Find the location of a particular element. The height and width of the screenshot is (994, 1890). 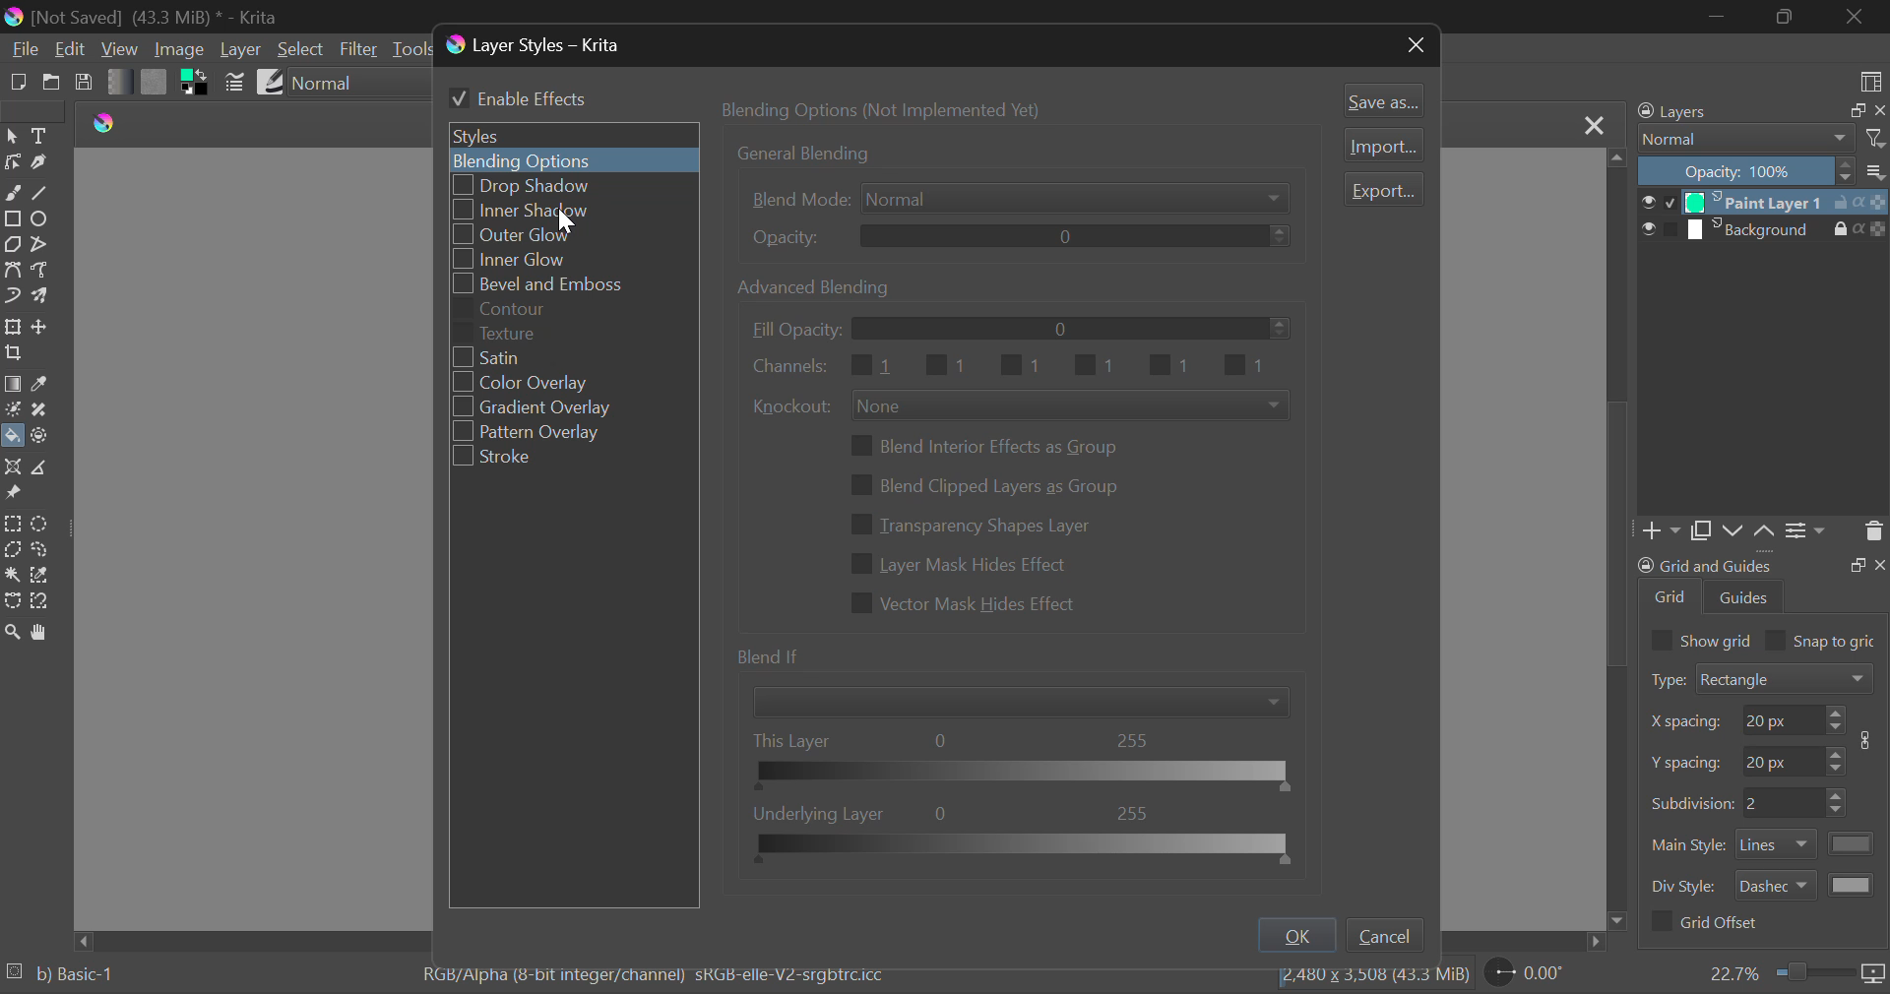

OK is located at coordinates (1293, 937).